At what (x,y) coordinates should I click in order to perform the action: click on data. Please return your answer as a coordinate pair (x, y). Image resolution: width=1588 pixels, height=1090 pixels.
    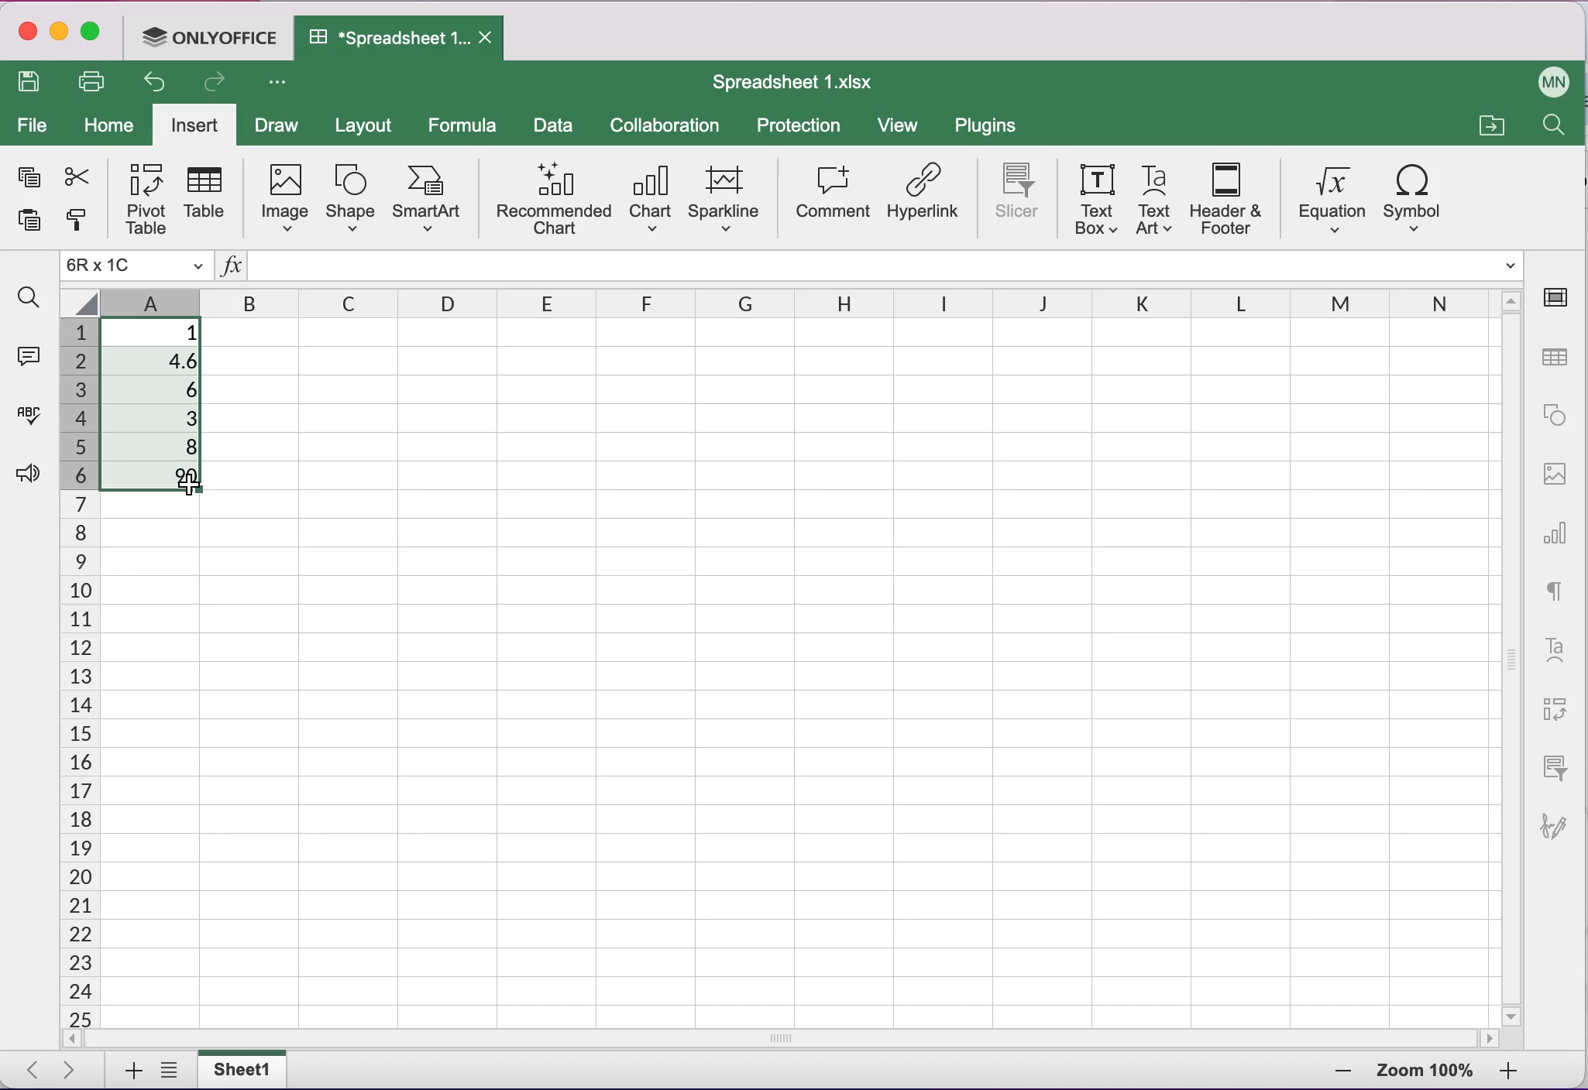
    Looking at the image, I should click on (555, 127).